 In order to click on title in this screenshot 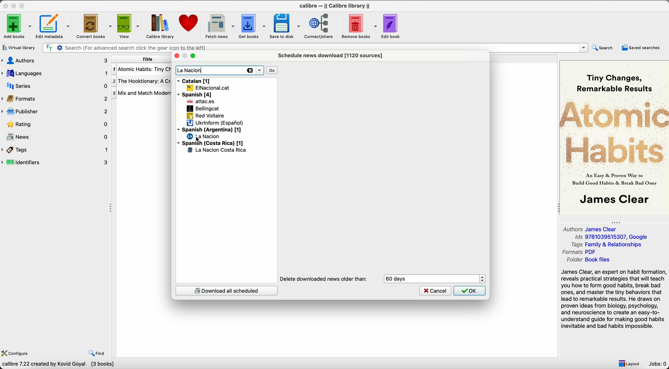, I will do `click(141, 59)`.